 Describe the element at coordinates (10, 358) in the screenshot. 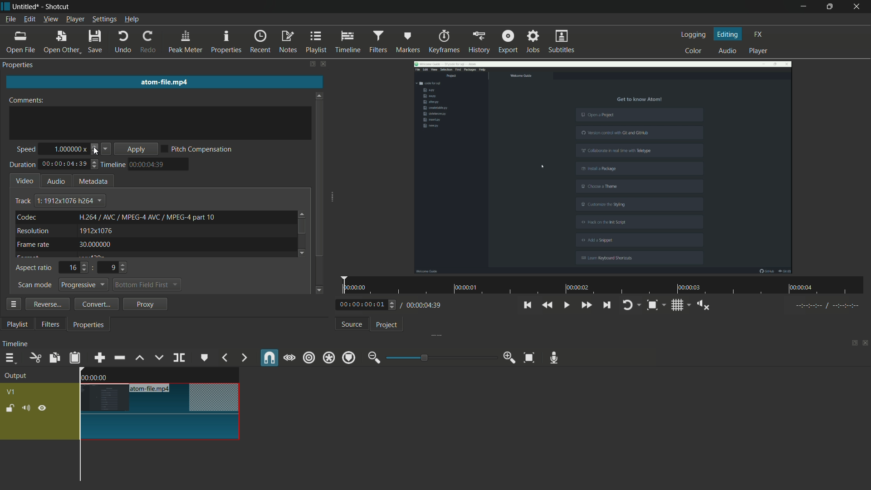

I see `timeline menu` at that location.